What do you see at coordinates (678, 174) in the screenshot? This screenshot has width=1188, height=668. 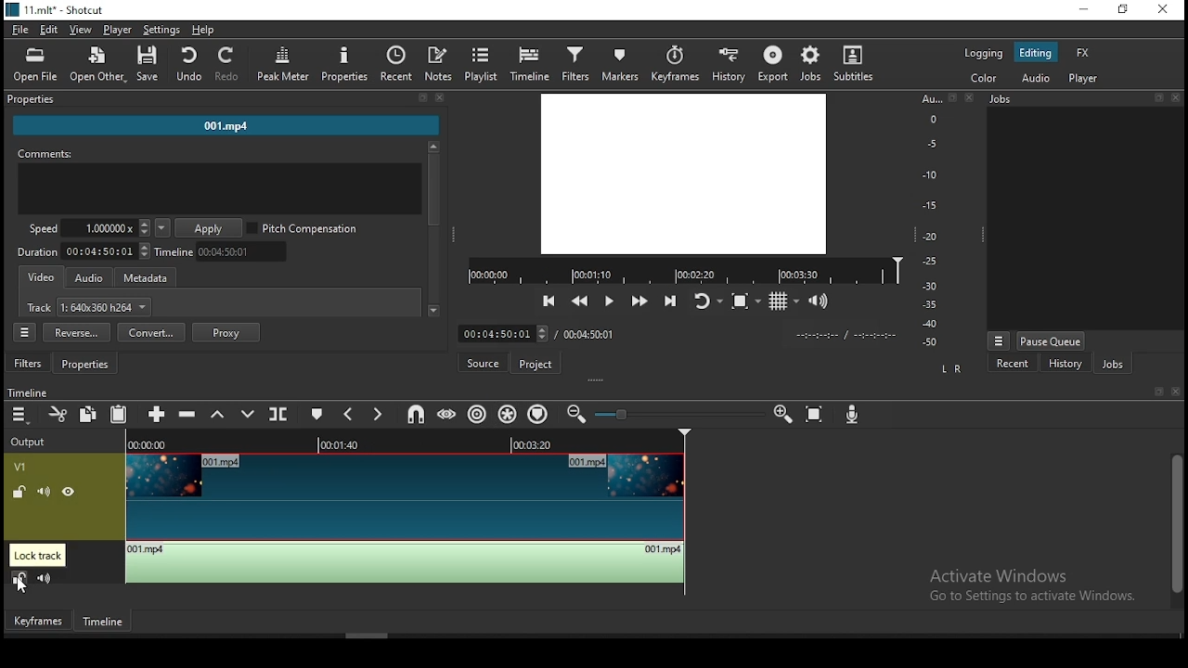 I see `video preview` at bounding box center [678, 174].